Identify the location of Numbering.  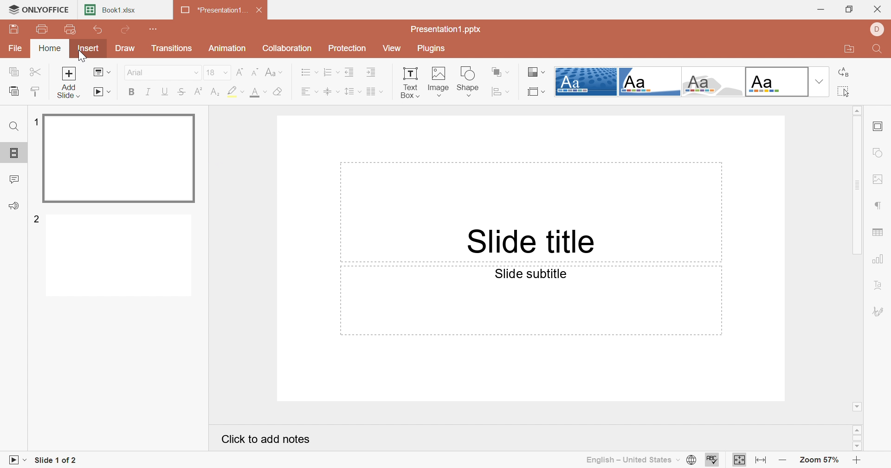
(329, 72).